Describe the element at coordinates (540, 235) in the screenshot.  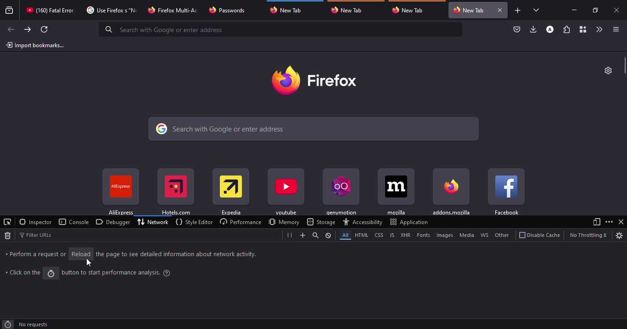
I see `disable cache` at that location.